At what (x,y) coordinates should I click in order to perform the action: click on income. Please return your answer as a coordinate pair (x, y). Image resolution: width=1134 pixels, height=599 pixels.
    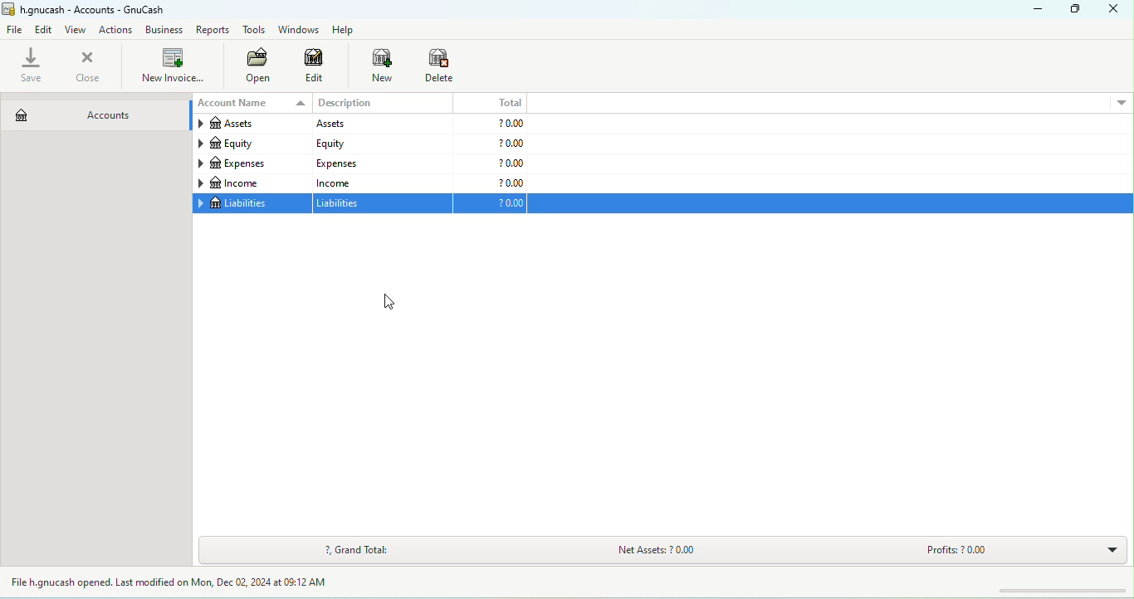
    Looking at the image, I should click on (251, 183).